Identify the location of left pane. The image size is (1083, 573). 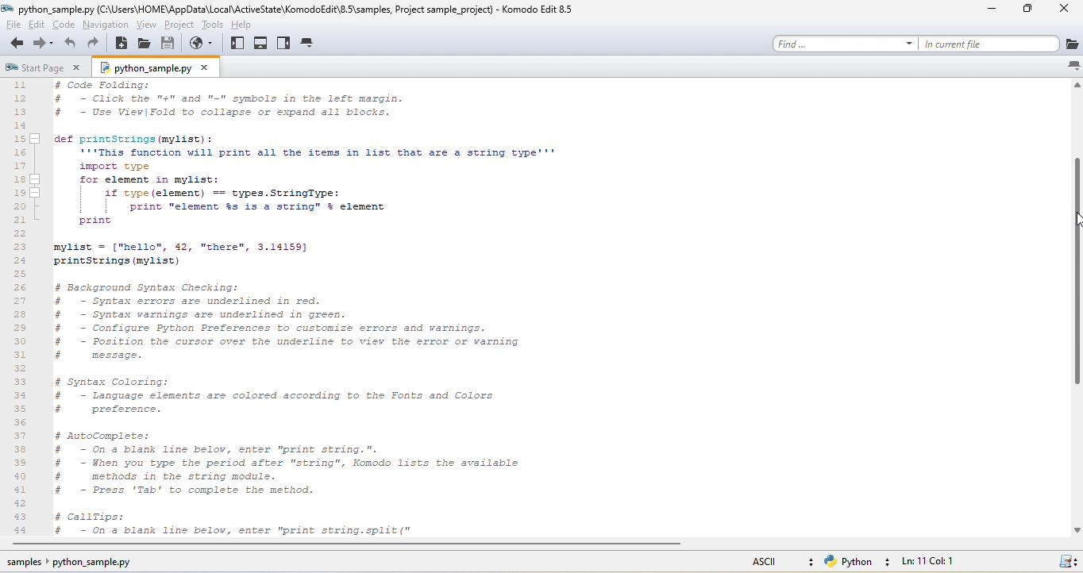
(238, 44).